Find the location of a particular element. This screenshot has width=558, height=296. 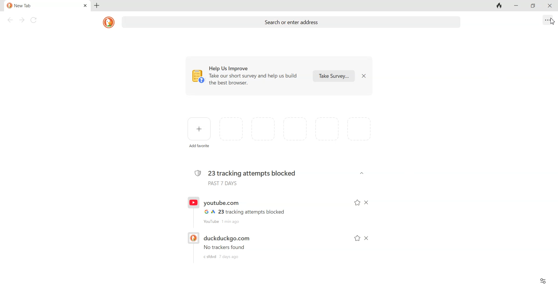

Current tab is located at coordinates (38, 6).